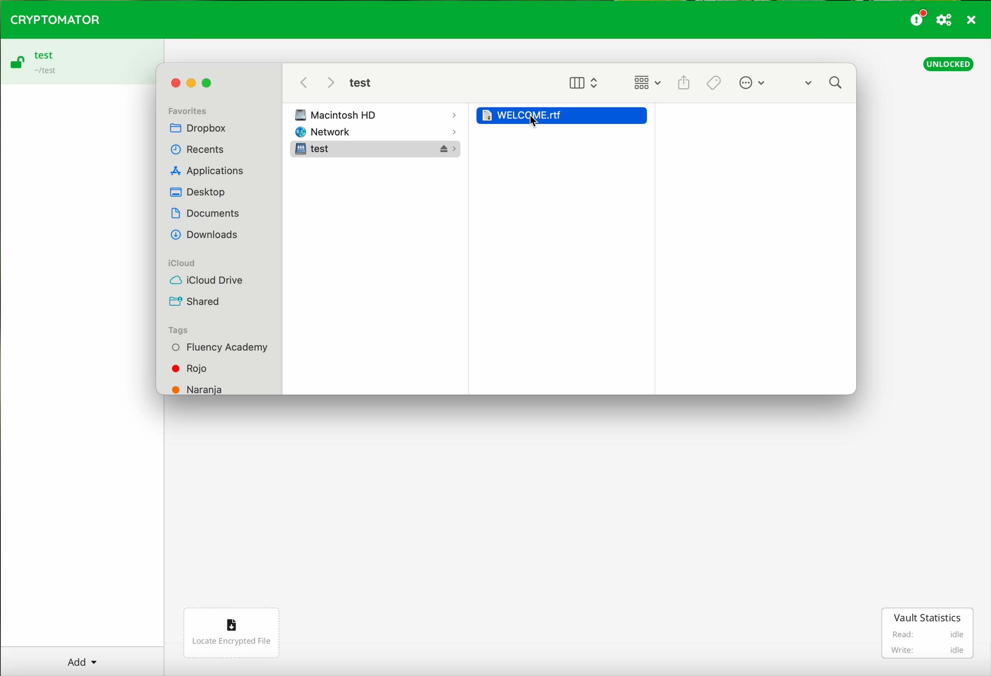  Describe the element at coordinates (198, 388) in the screenshot. I see `Naranja` at that location.